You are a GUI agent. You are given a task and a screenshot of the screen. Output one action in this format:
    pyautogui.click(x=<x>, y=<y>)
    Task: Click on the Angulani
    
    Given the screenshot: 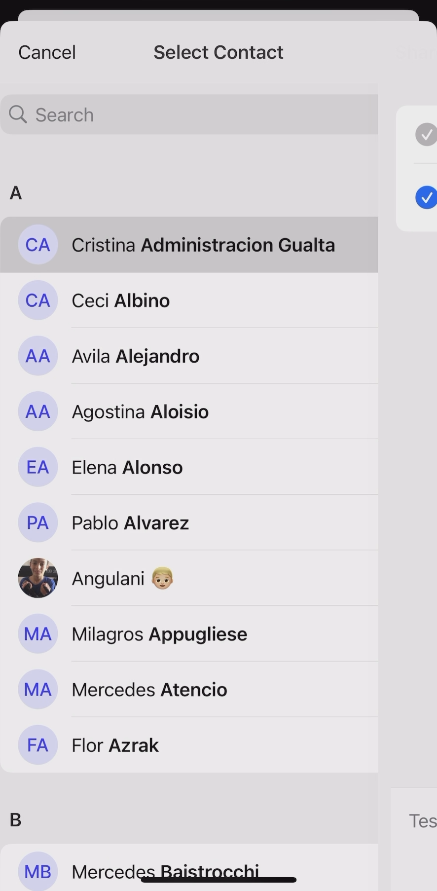 What is the action you would take?
    pyautogui.click(x=80, y=578)
    